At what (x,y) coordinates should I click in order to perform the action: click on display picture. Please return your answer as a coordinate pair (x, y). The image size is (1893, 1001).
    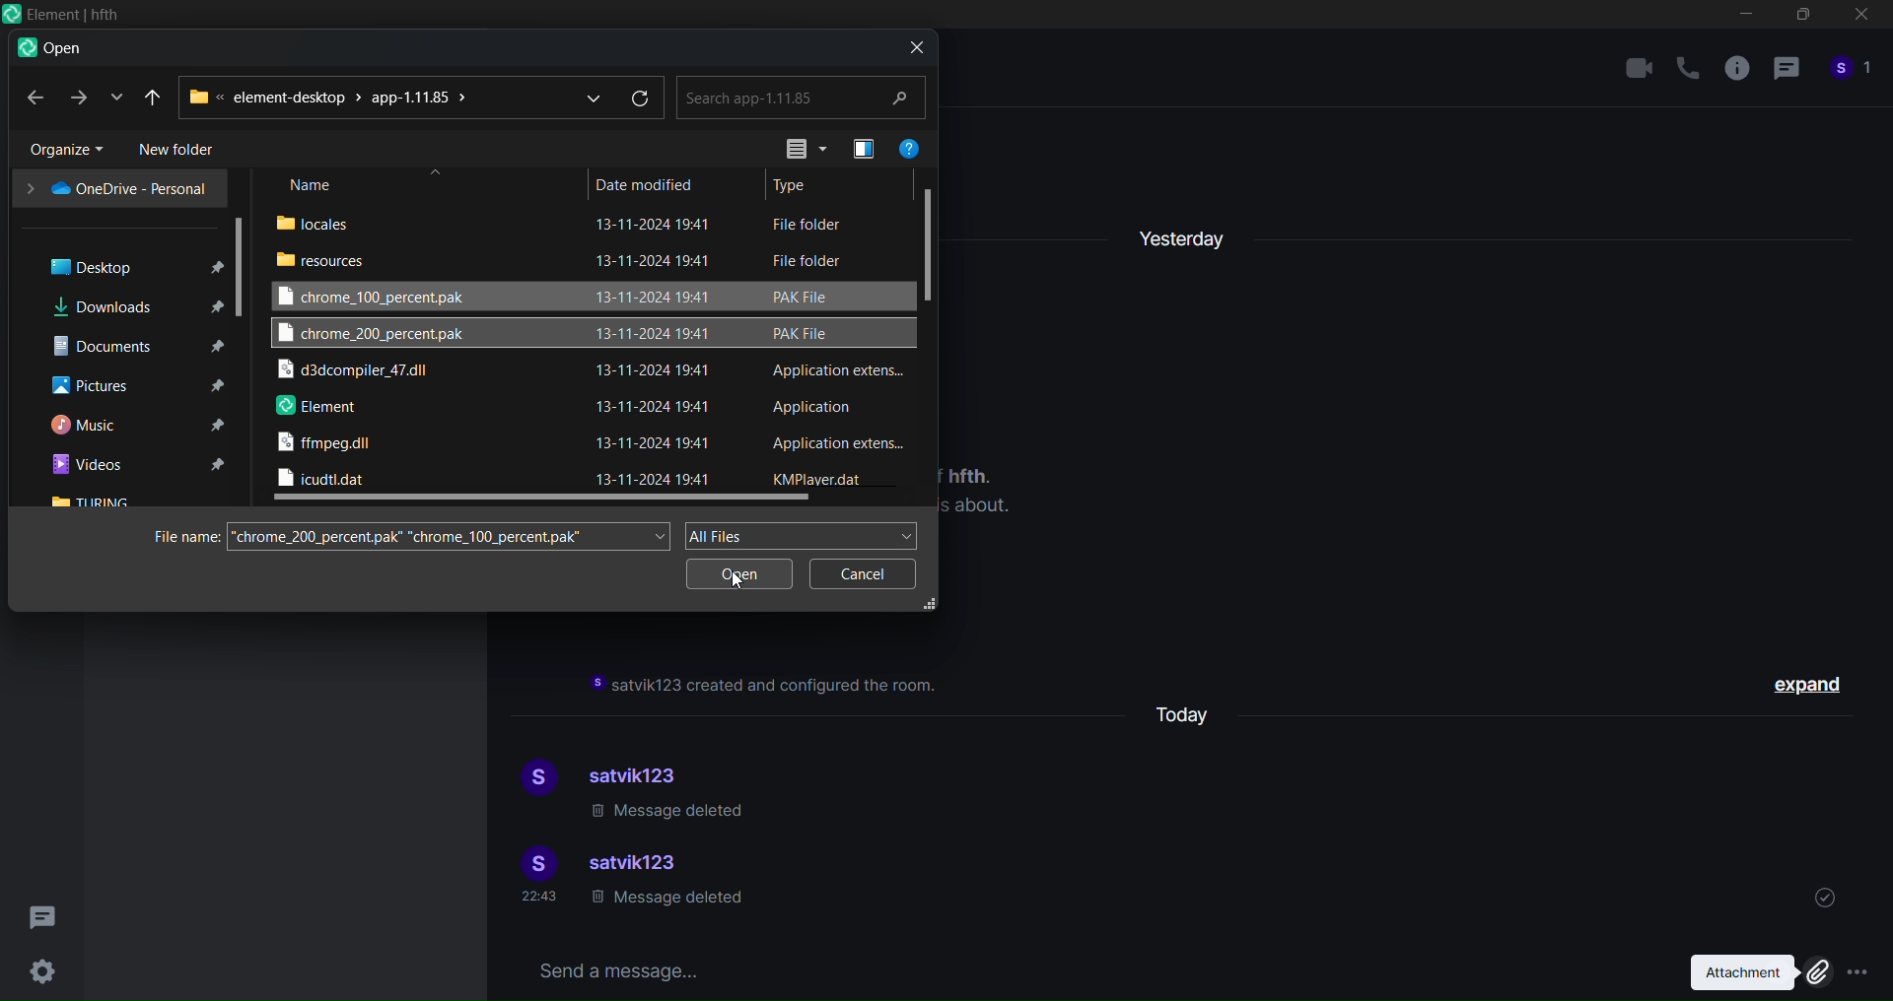
    Looking at the image, I should click on (533, 863).